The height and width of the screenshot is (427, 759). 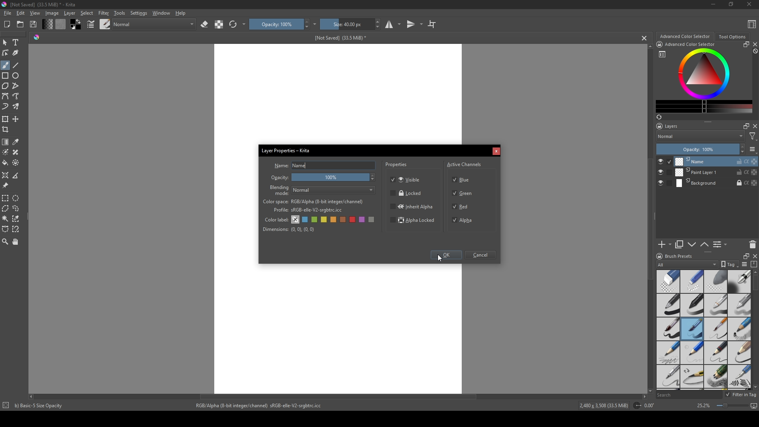 I want to click on 100%, so click(x=335, y=178).